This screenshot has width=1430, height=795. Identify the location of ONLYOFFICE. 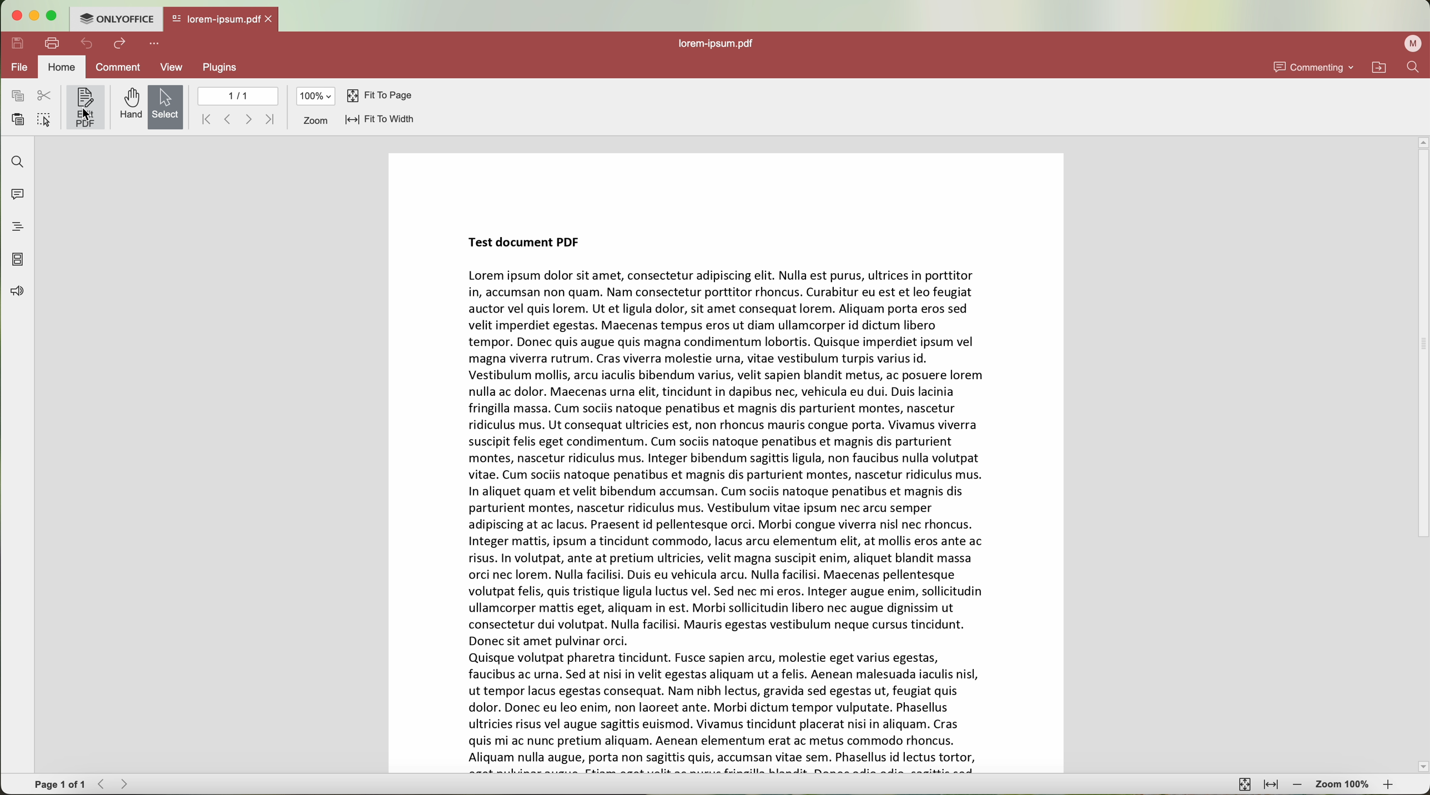
(115, 18).